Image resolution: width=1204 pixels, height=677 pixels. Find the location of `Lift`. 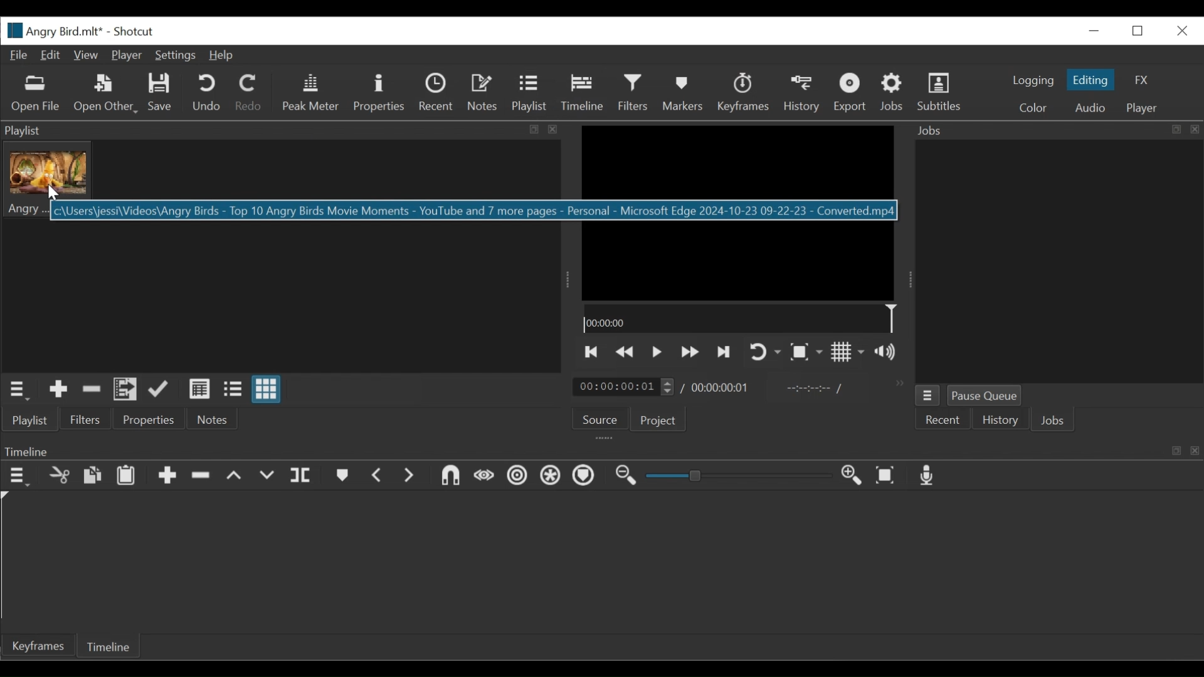

Lift is located at coordinates (236, 475).